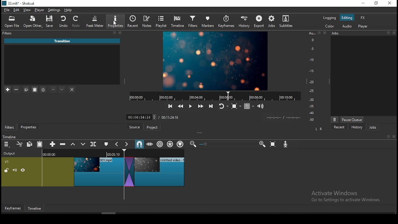 This screenshot has width=398, height=224. I want to click on Untitled video, so click(61, 42).